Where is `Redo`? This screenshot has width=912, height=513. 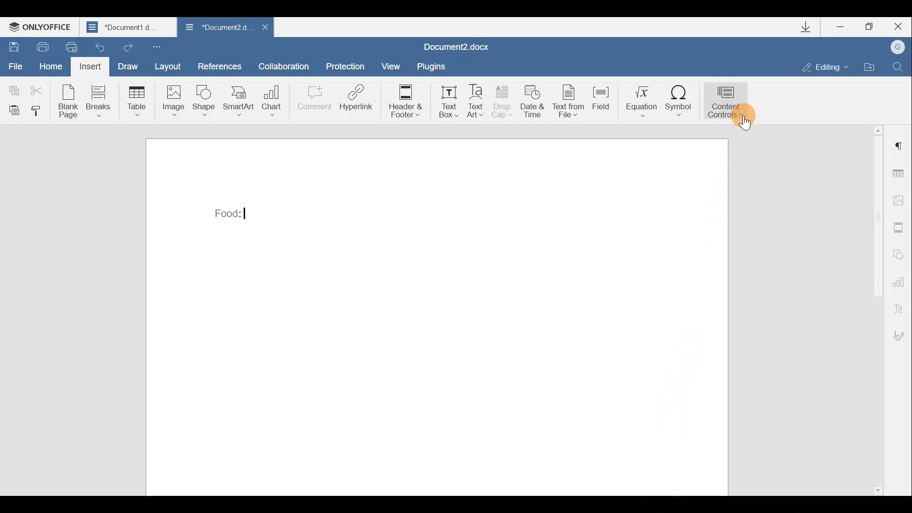
Redo is located at coordinates (126, 45).